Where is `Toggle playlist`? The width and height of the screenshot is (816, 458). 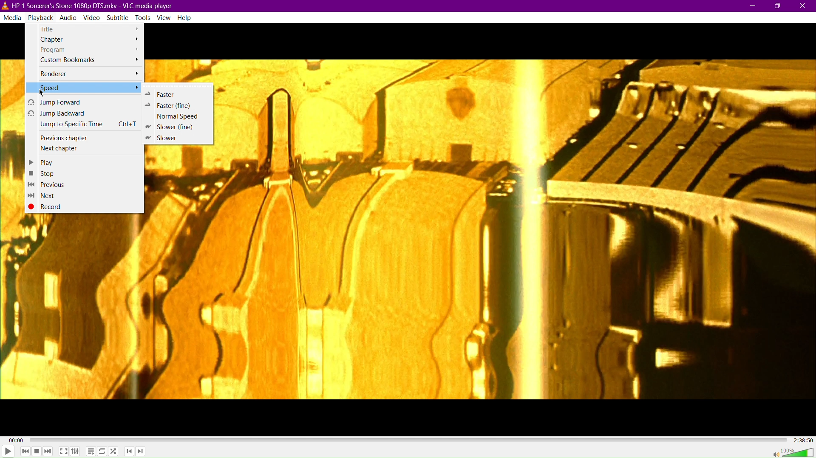 Toggle playlist is located at coordinates (90, 451).